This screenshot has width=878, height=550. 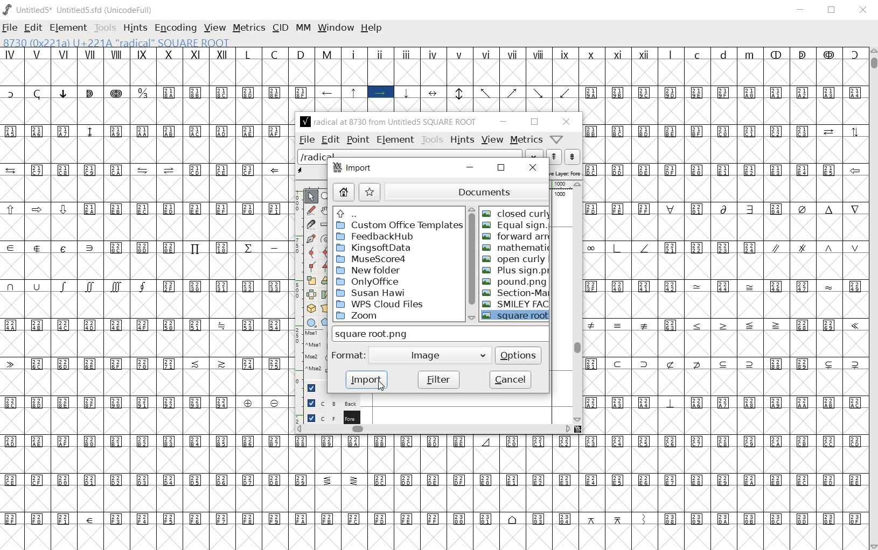 What do you see at coordinates (326, 223) in the screenshot?
I see `measure a distance, angle between points` at bounding box center [326, 223].